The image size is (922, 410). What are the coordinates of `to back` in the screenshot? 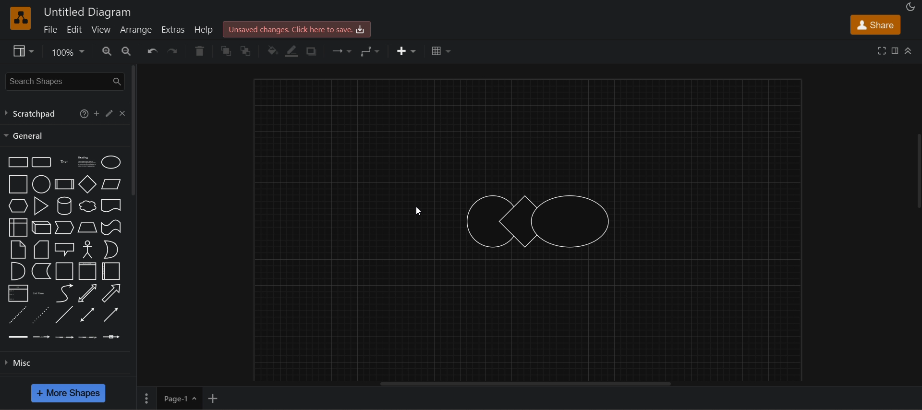 It's located at (246, 51).